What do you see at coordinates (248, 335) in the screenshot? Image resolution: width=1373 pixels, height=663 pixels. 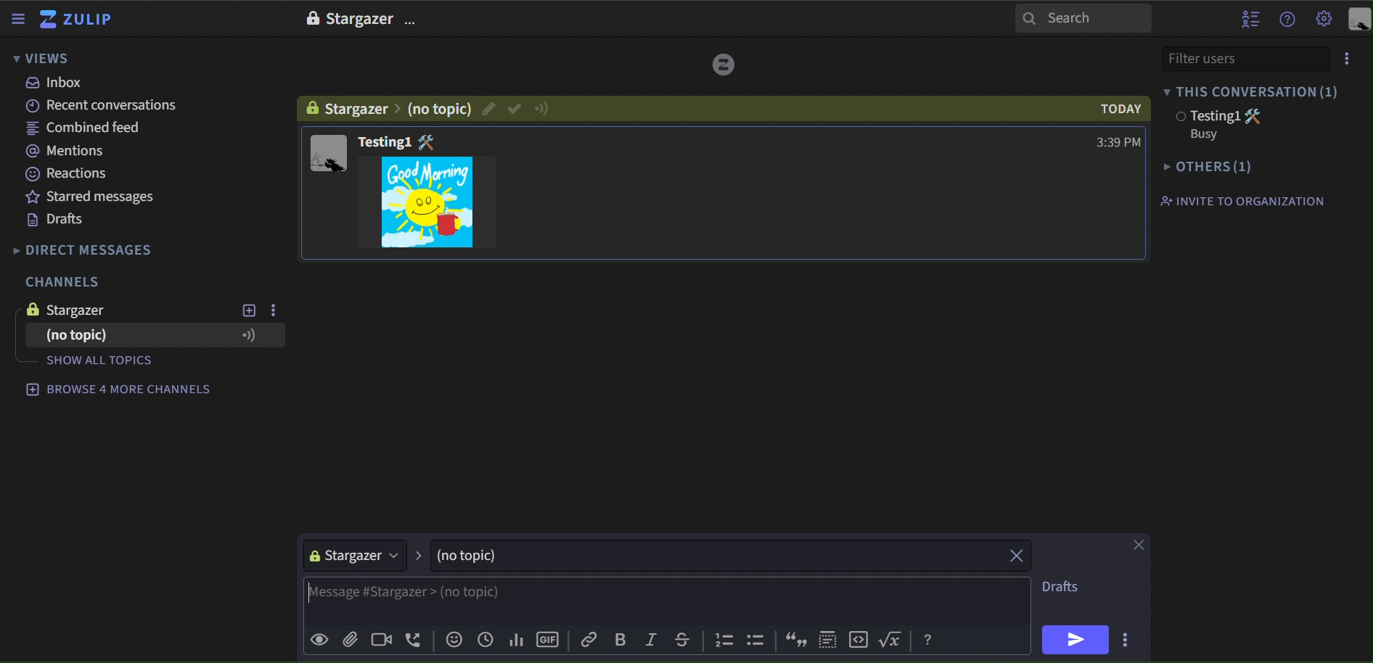 I see `icon` at bounding box center [248, 335].